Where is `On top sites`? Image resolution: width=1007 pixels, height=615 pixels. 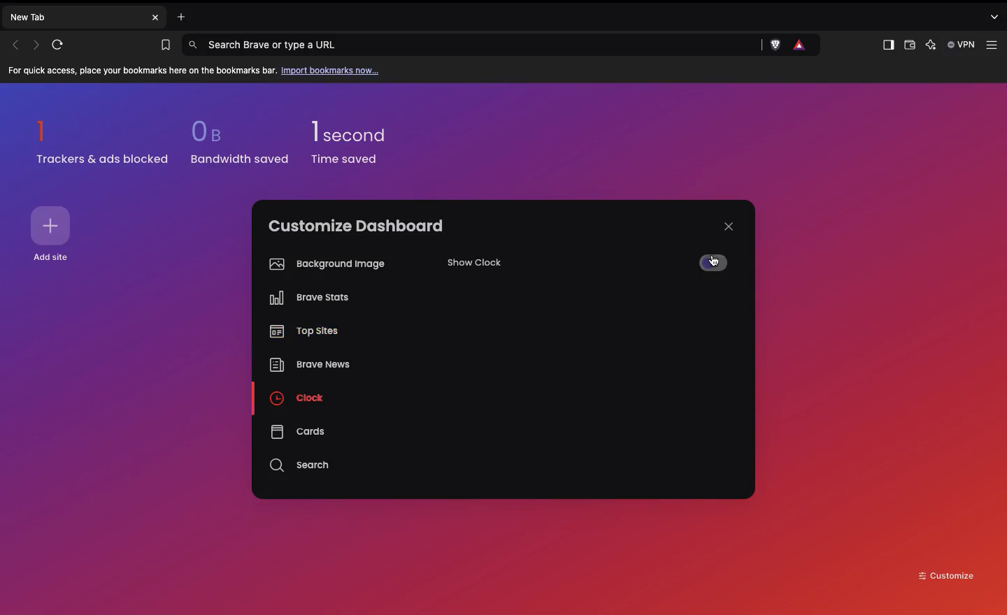 On top sites is located at coordinates (305, 332).